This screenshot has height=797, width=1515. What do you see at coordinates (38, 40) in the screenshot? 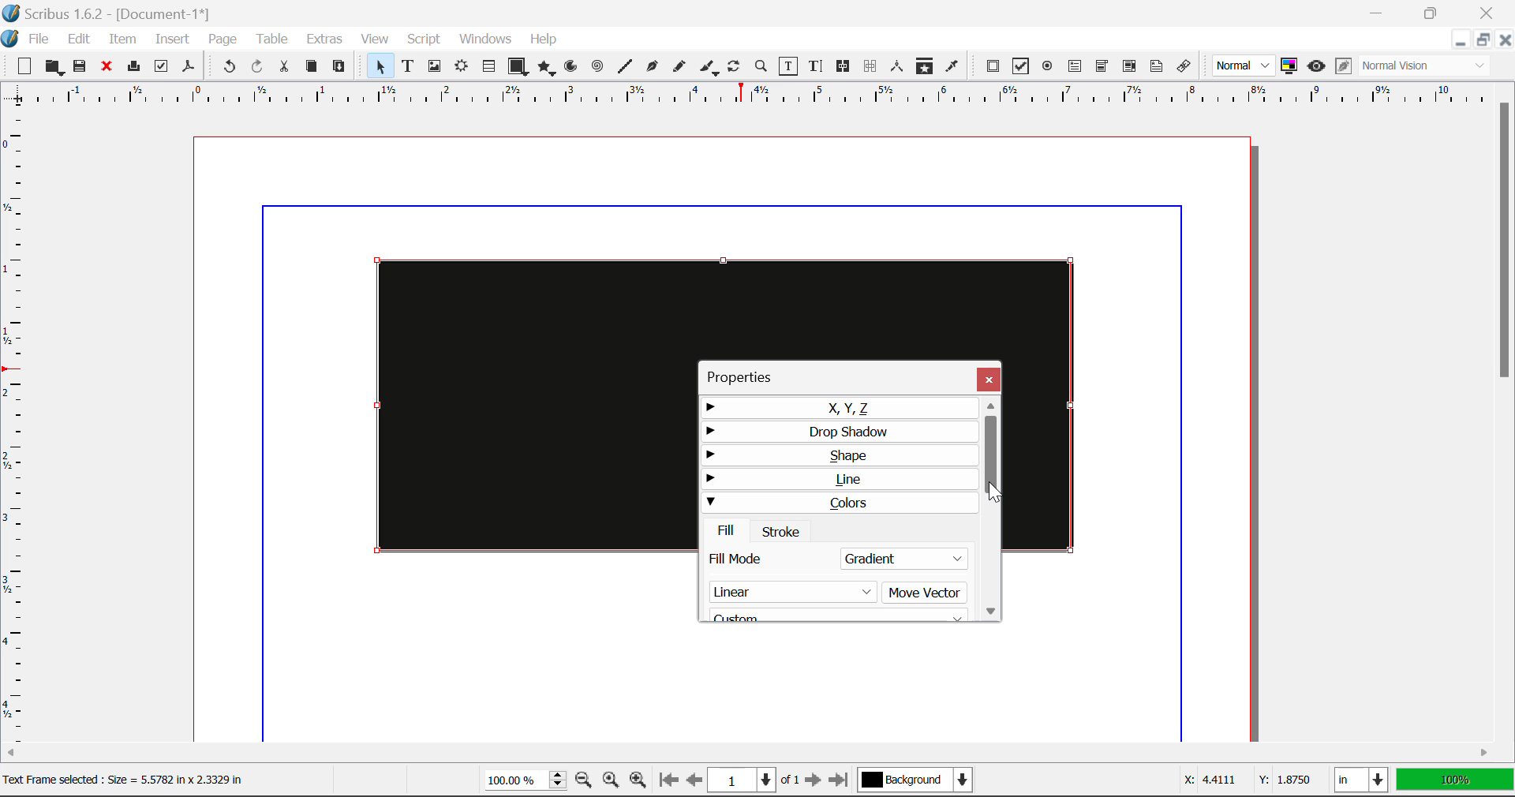
I see `File` at bounding box center [38, 40].